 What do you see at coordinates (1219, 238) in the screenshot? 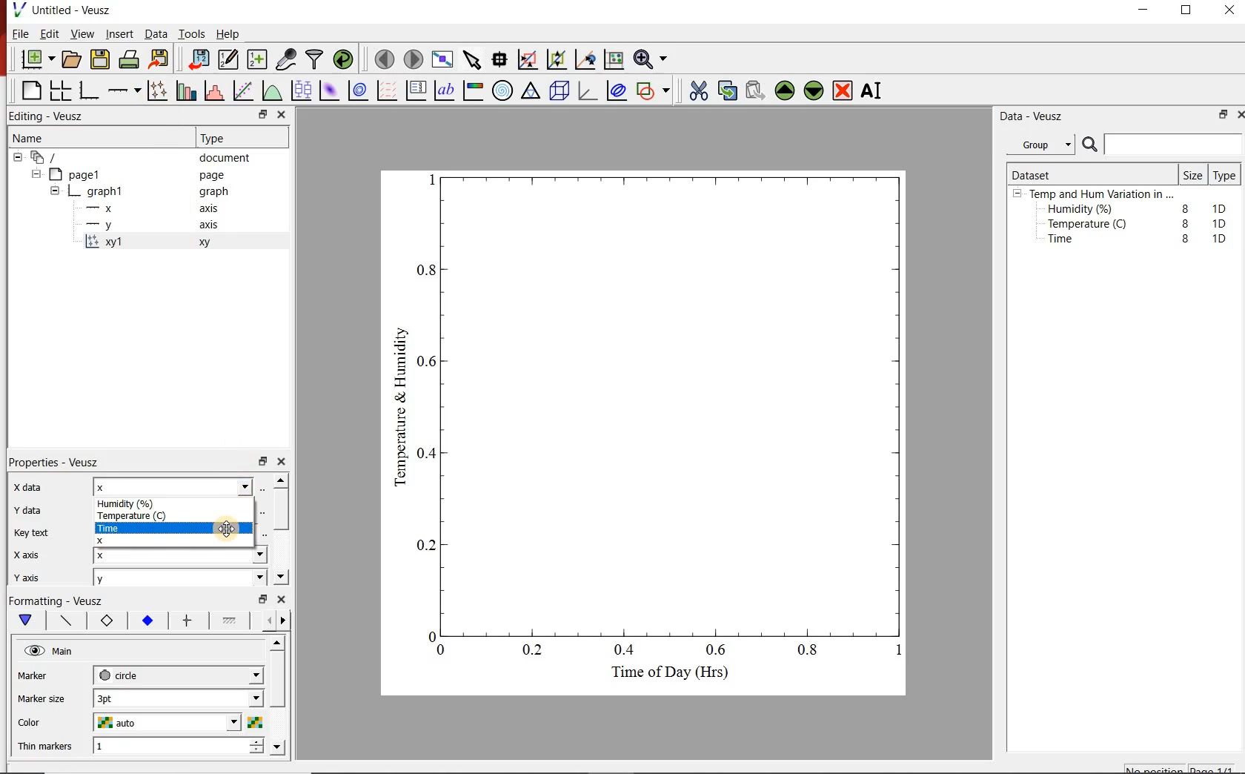
I see `1D` at bounding box center [1219, 238].